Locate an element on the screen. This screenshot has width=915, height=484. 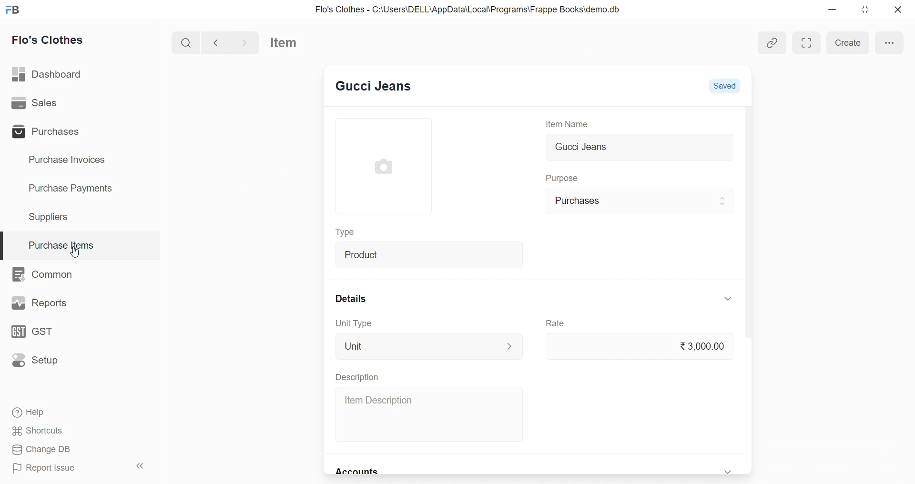
Purchases is located at coordinates (640, 201).